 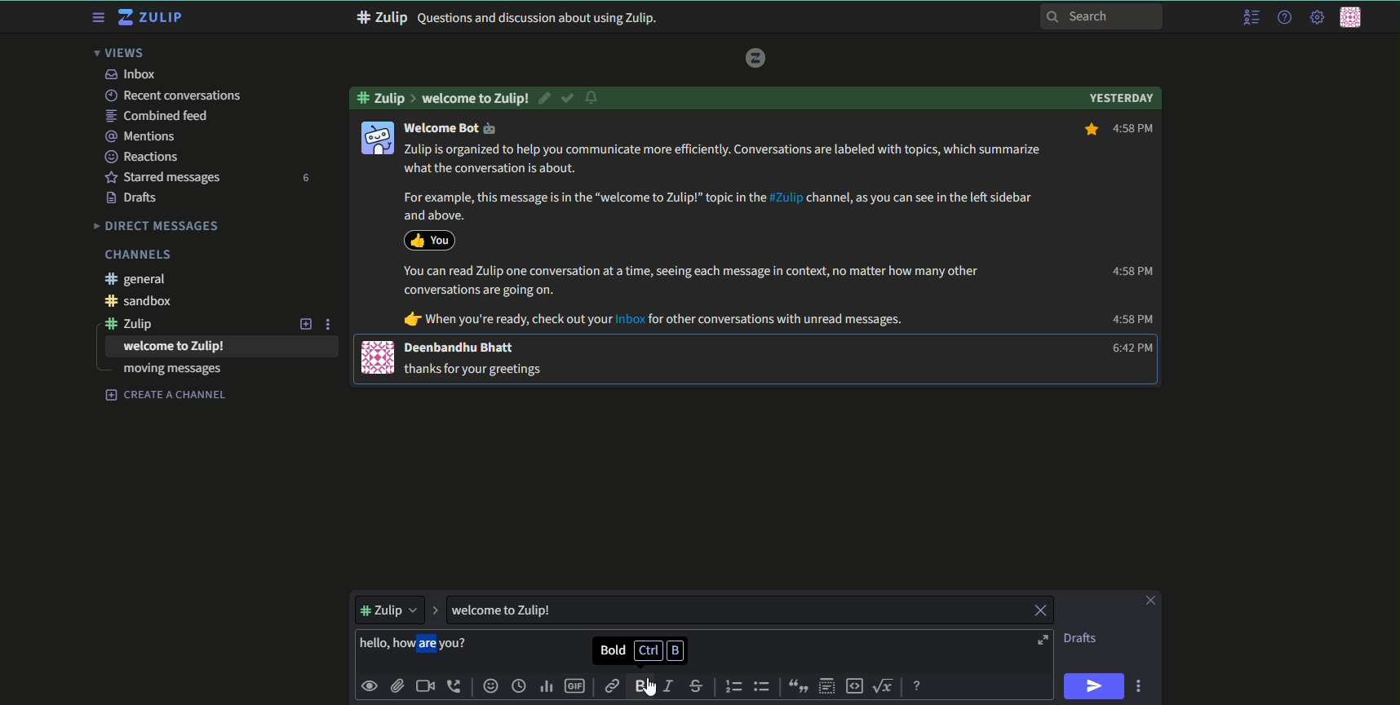 I want to click on icon, so click(x=429, y=239).